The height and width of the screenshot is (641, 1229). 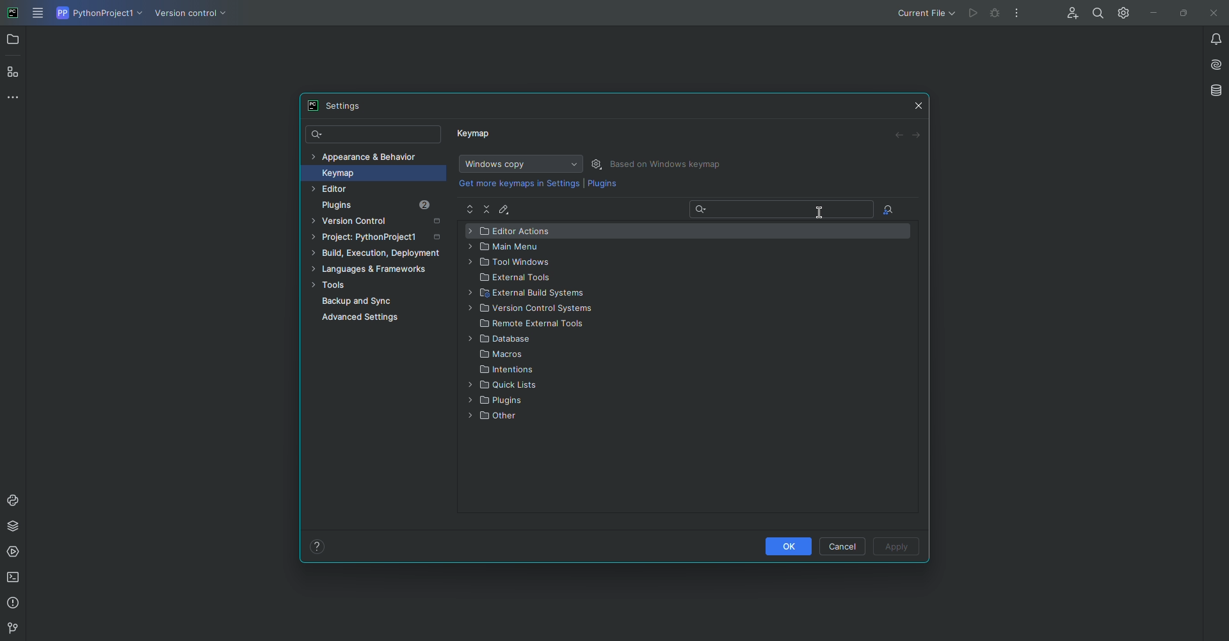 What do you see at coordinates (340, 106) in the screenshot?
I see `Settings` at bounding box center [340, 106].